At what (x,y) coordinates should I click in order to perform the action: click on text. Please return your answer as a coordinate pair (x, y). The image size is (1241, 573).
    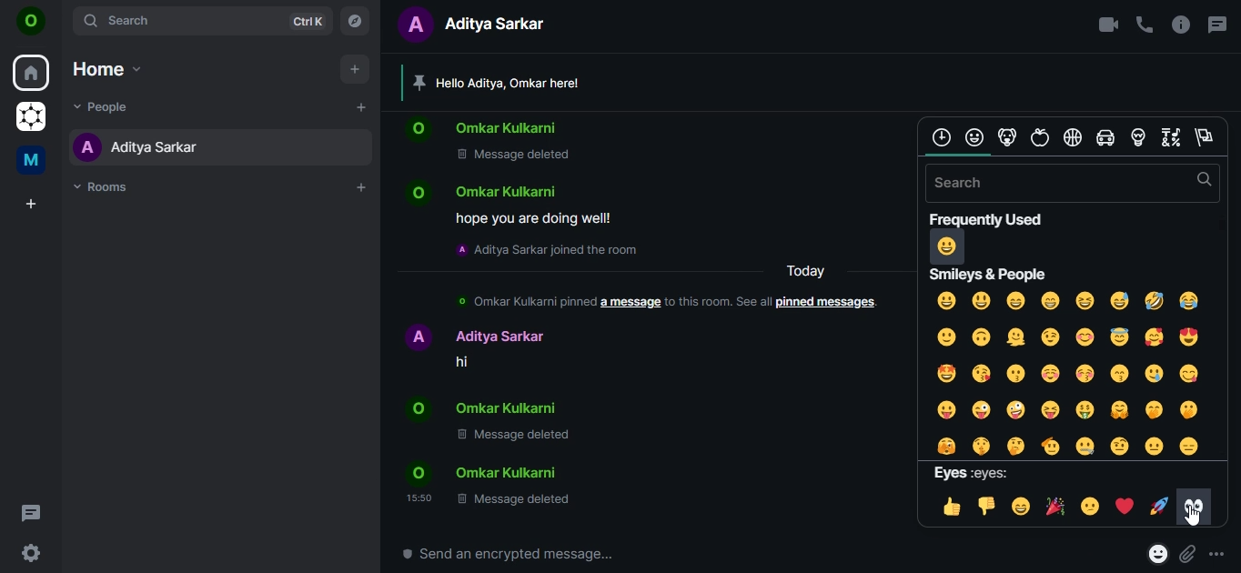
    Looking at the image, I should click on (988, 274).